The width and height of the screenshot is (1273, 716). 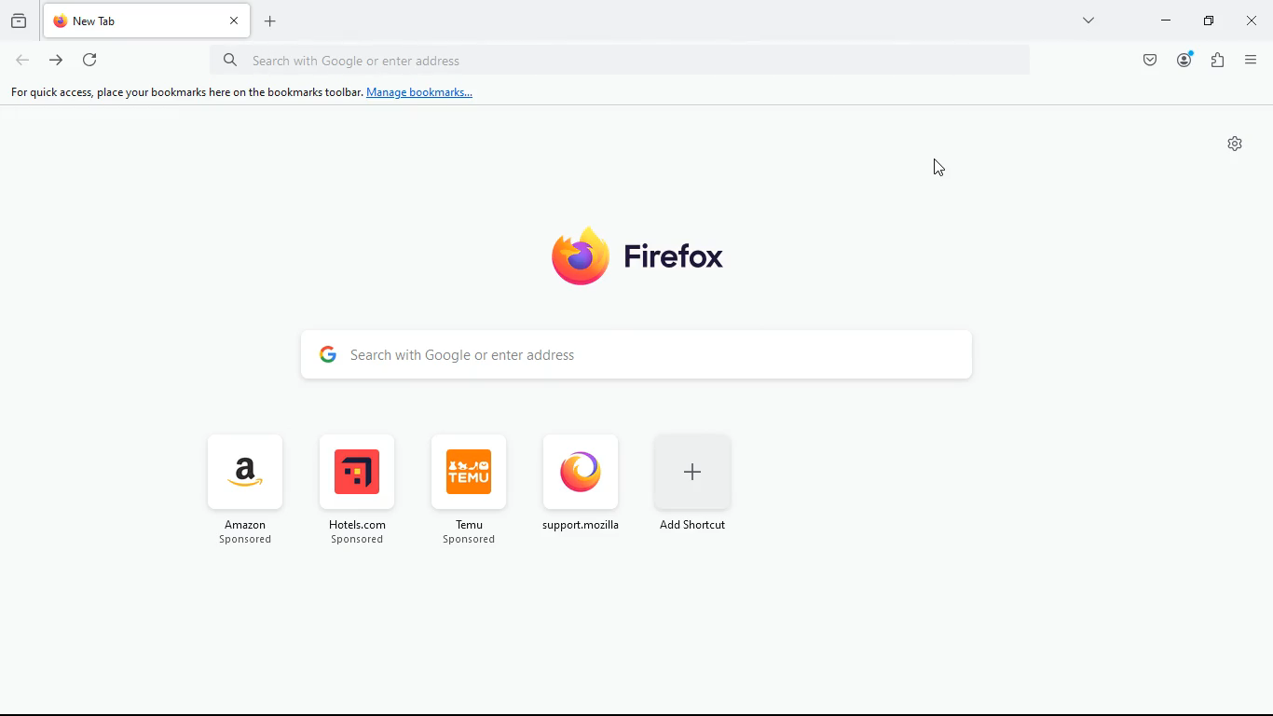 I want to click on extensions, so click(x=1214, y=60).